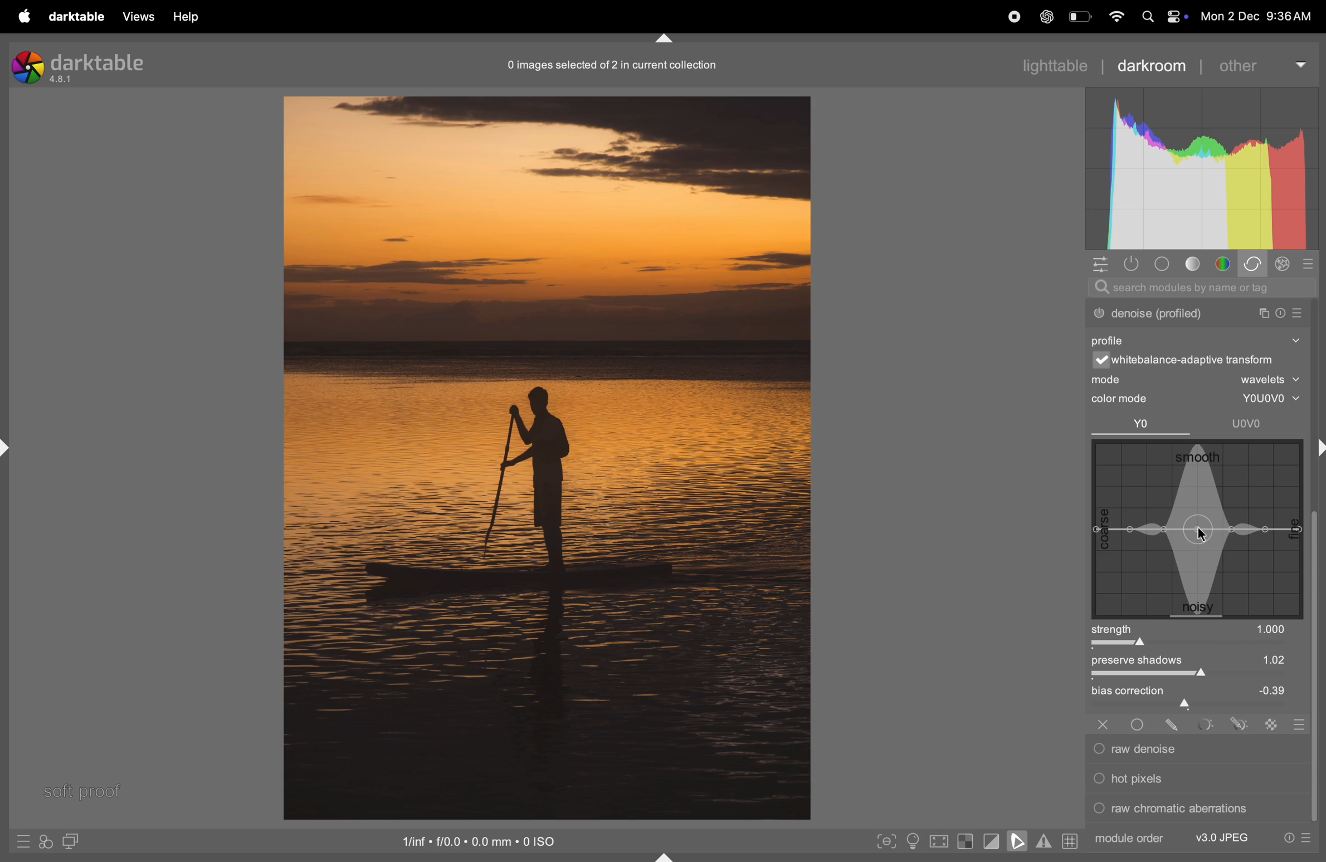 This screenshot has height=862, width=1326. What do you see at coordinates (1008, 18) in the screenshot?
I see `record` at bounding box center [1008, 18].